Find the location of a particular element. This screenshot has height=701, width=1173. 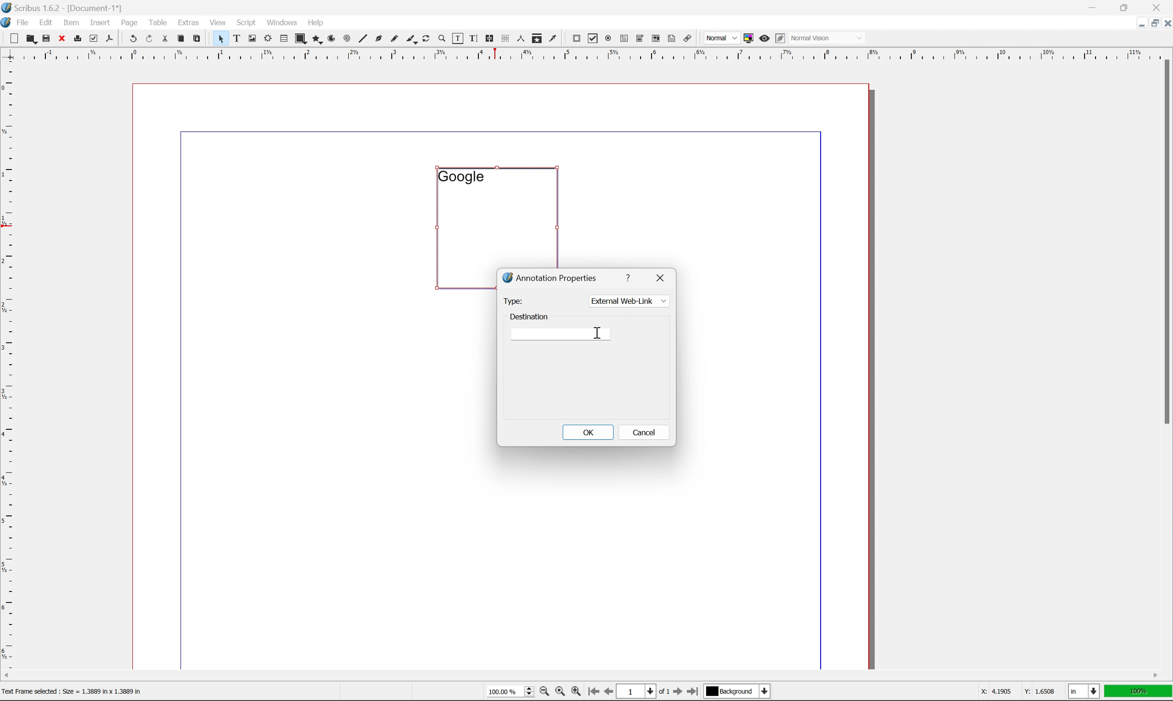

undo is located at coordinates (133, 39).